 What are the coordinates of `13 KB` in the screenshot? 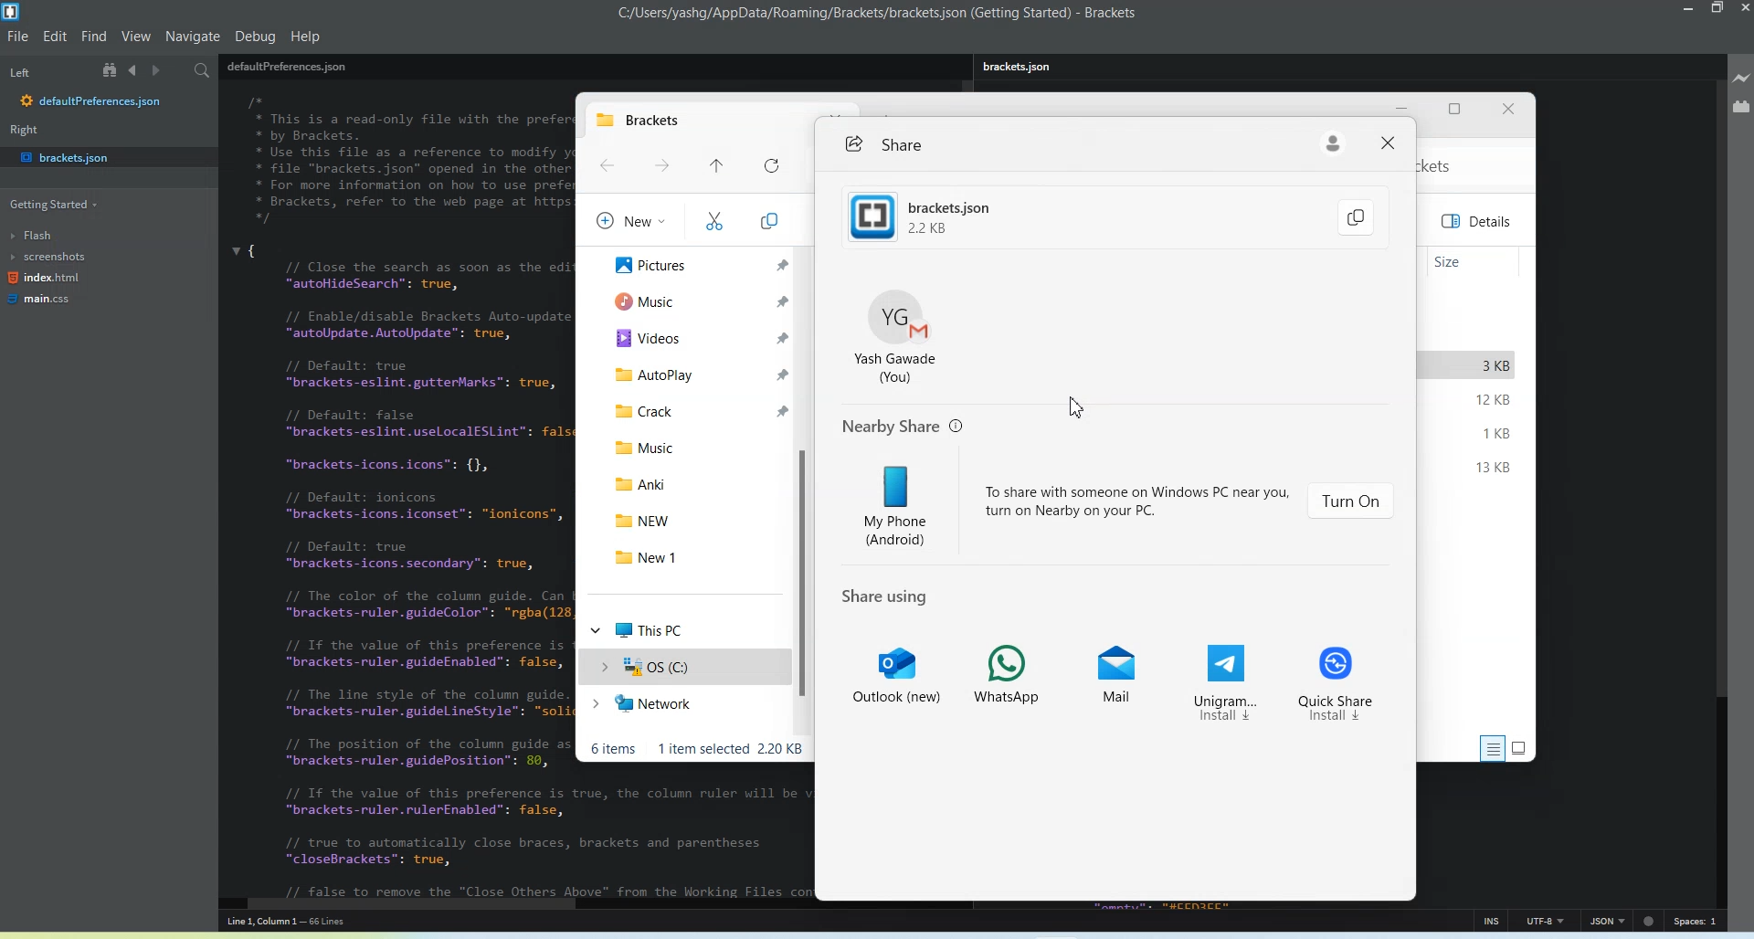 It's located at (1496, 469).